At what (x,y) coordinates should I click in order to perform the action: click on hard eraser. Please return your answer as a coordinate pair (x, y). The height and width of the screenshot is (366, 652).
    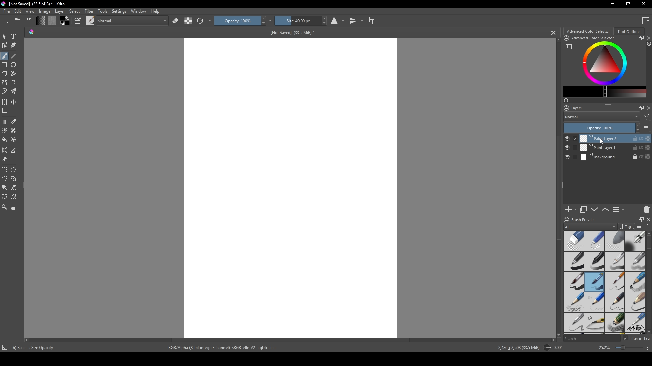
    Looking at the image, I should click on (594, 241).